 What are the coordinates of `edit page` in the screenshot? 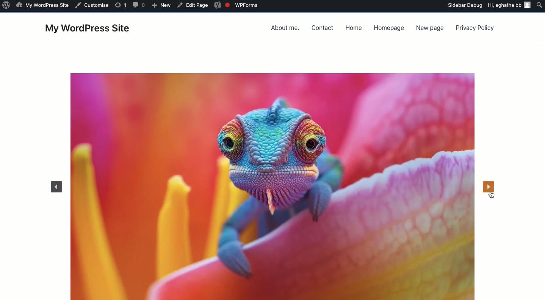 It's located at (193, 5).